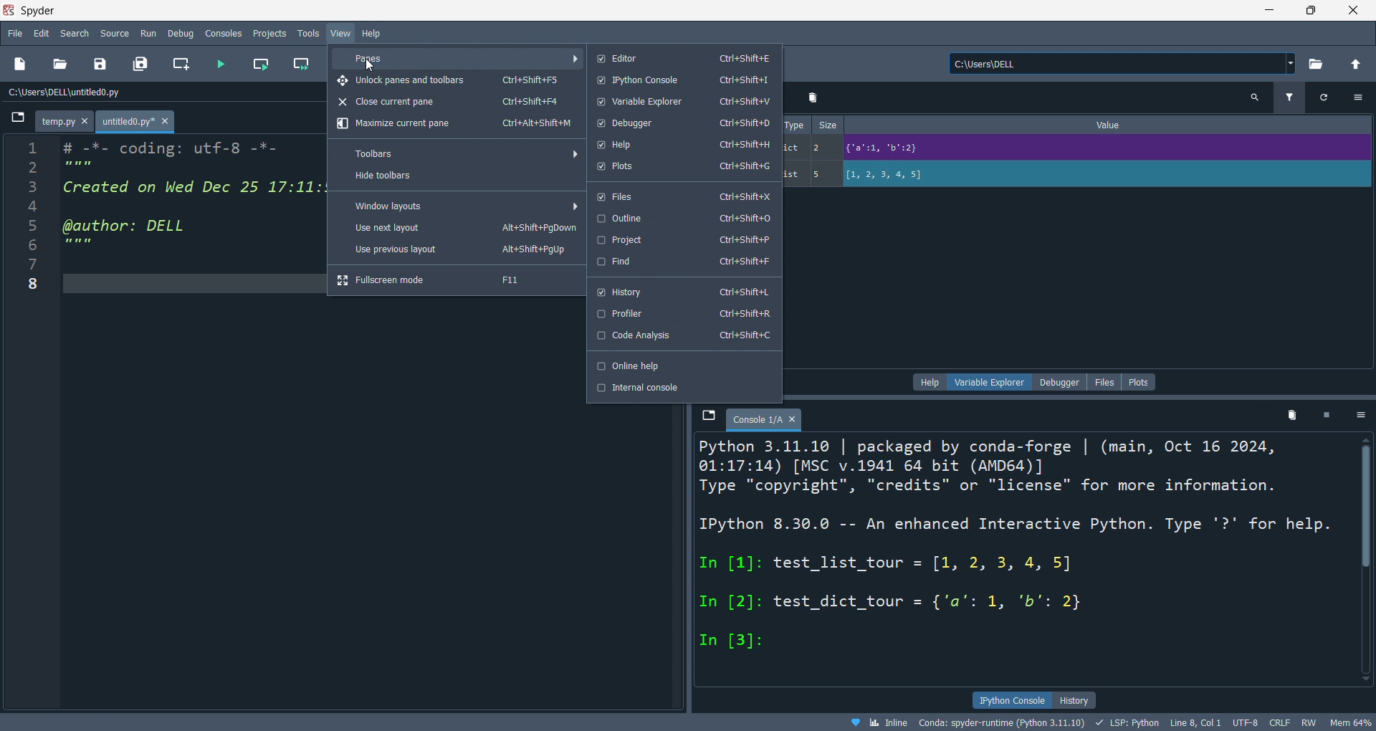 The height and width of the screenshot is (731, 1376). Describe the element at coordinates (368, 65) in the screenshot. I see `cursor` at that location.